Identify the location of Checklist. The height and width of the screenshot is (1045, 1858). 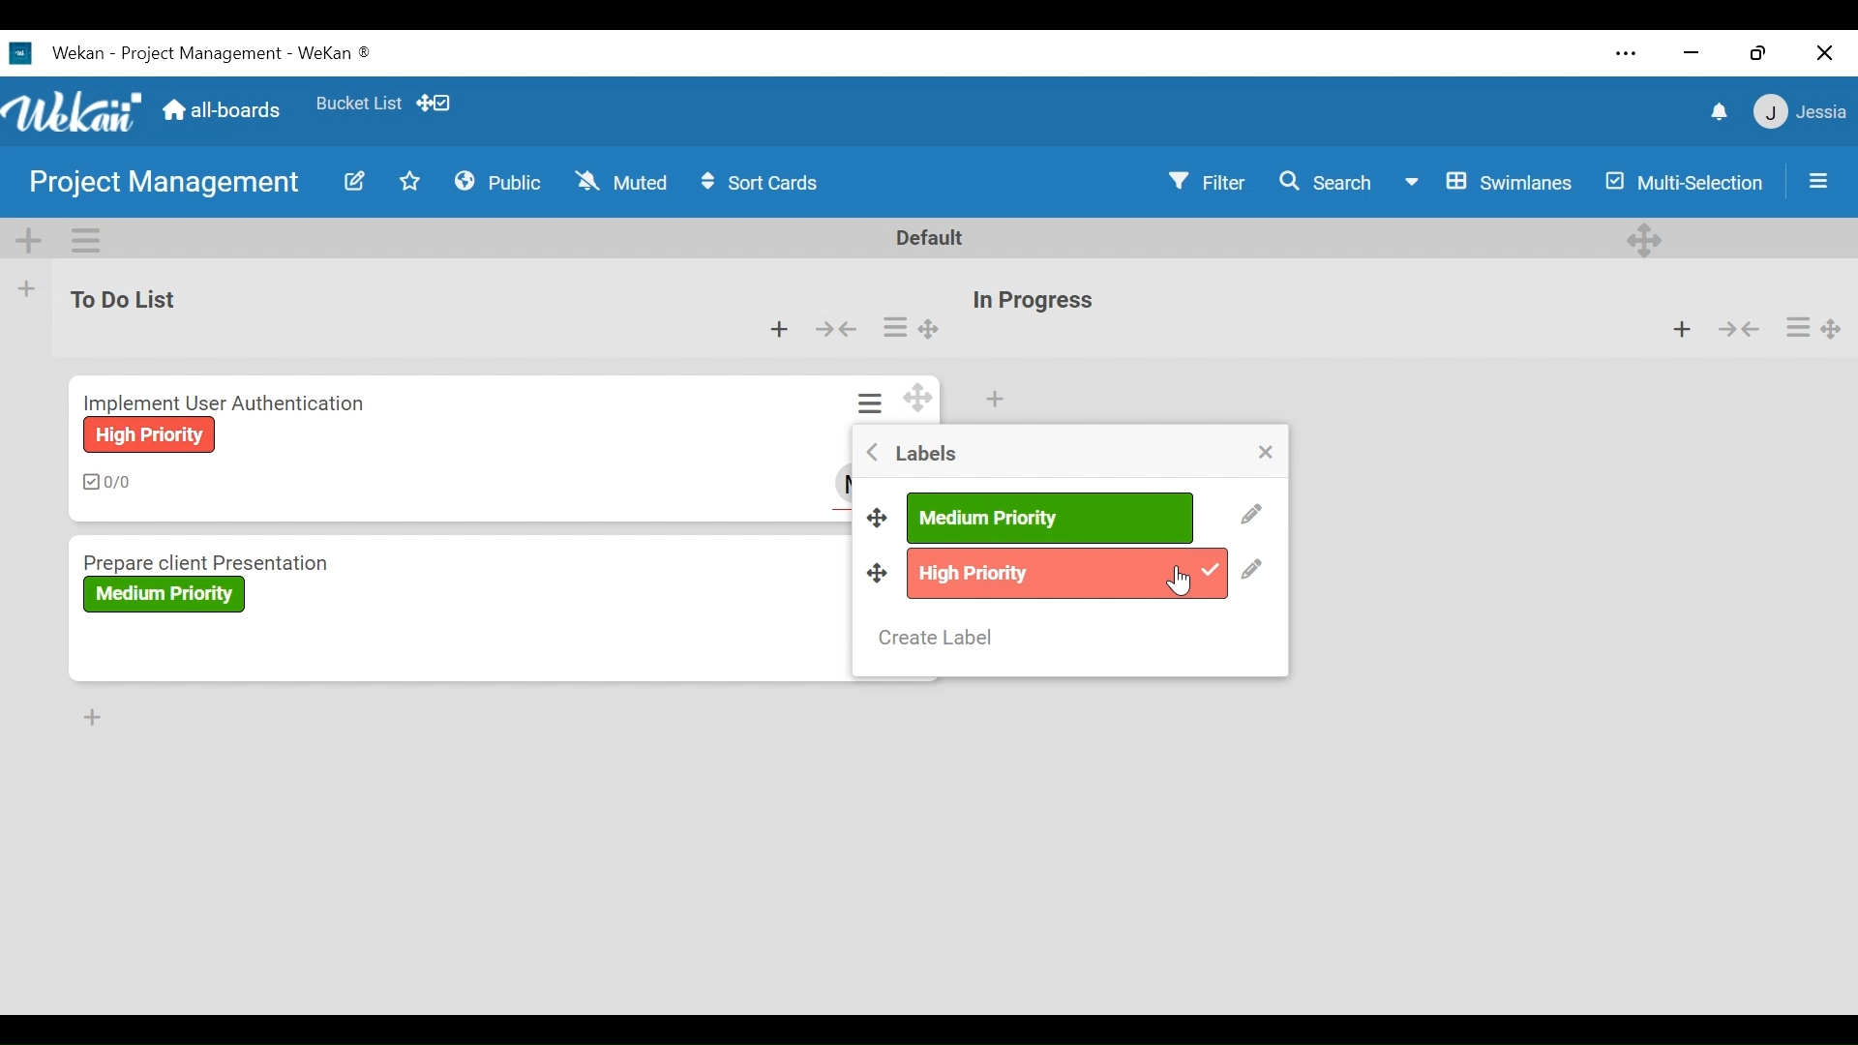
(118, 484).